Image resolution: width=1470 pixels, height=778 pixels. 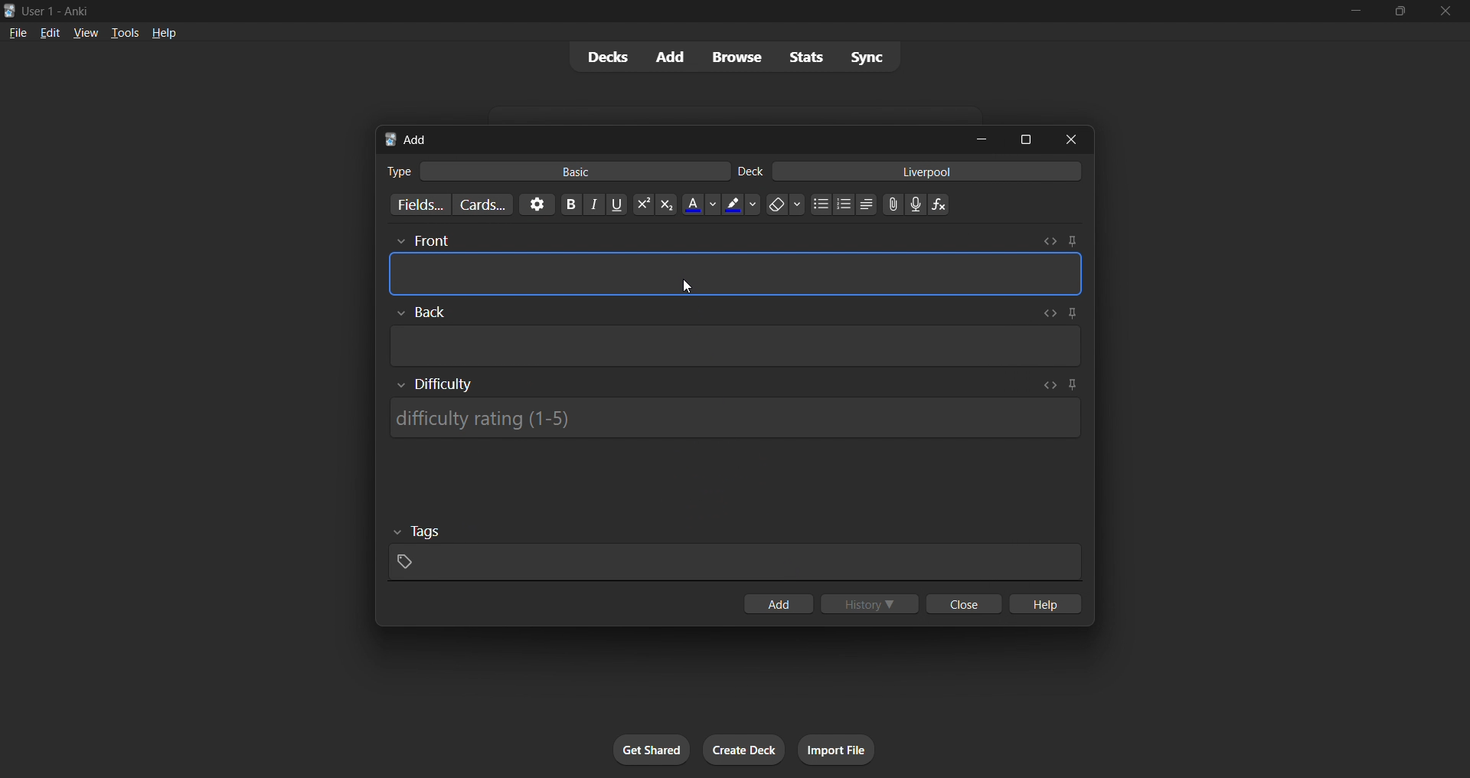 I want to click on Bold, so click(x=570, y=204).